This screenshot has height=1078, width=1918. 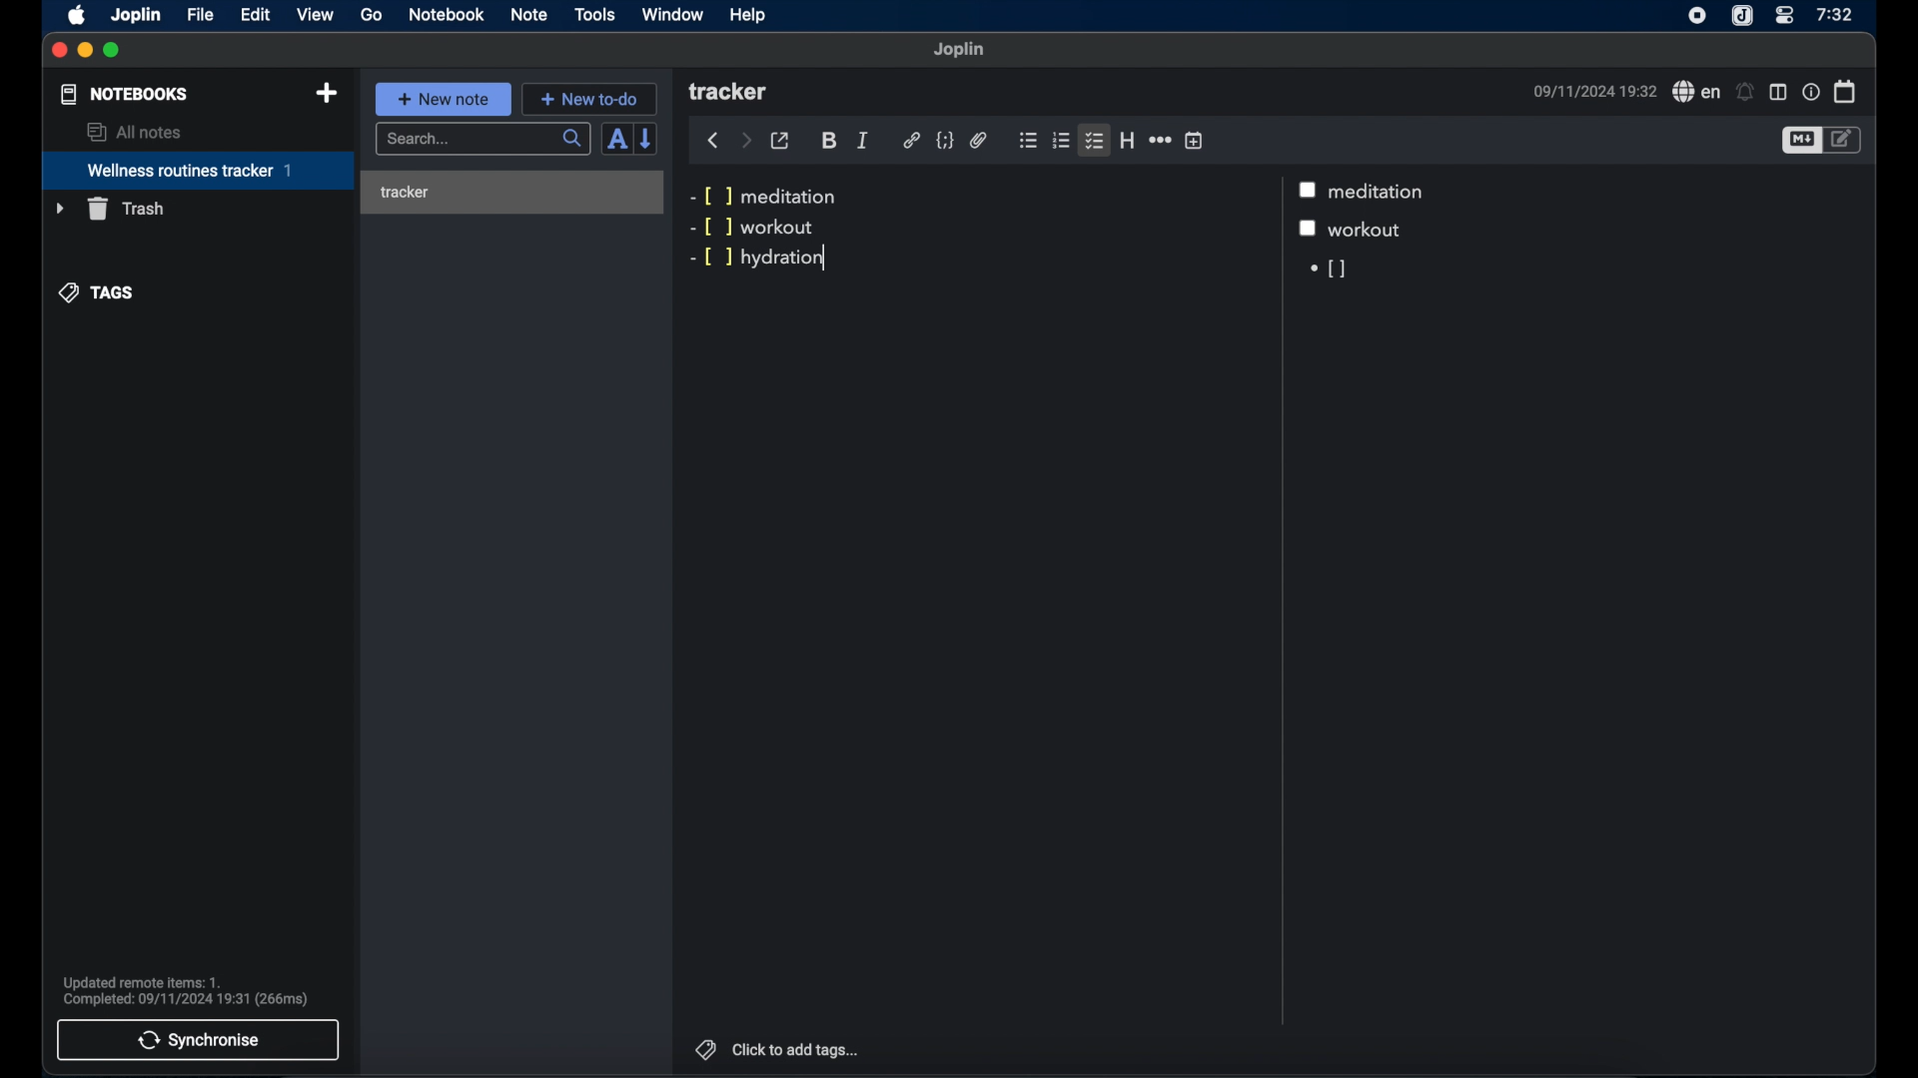 What do you see at coordinates (616, 139) in the screenshot?
I see `toggle sort order field` at bounding box center [616, 139].